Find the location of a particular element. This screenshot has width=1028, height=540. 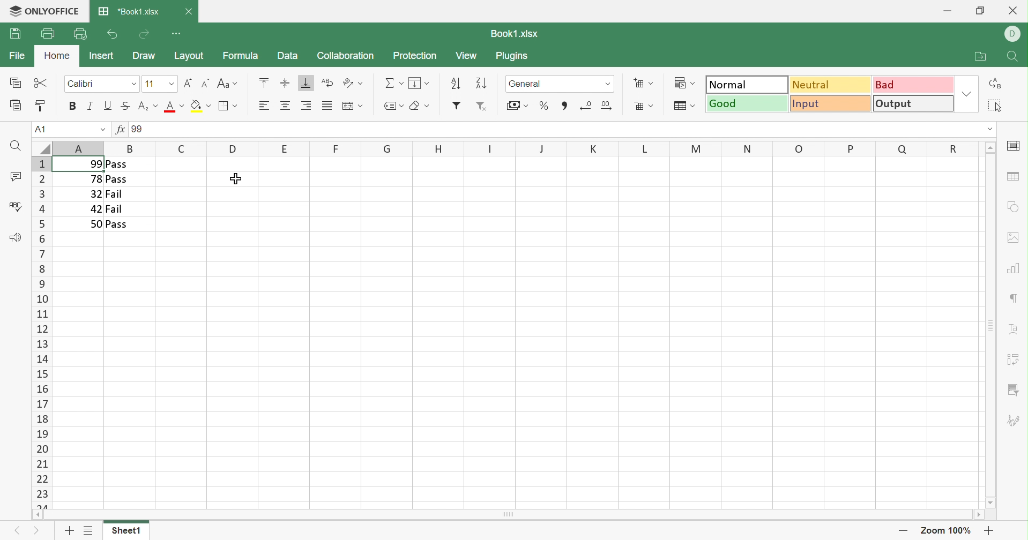

Protection is located at coordinates (414, 55).